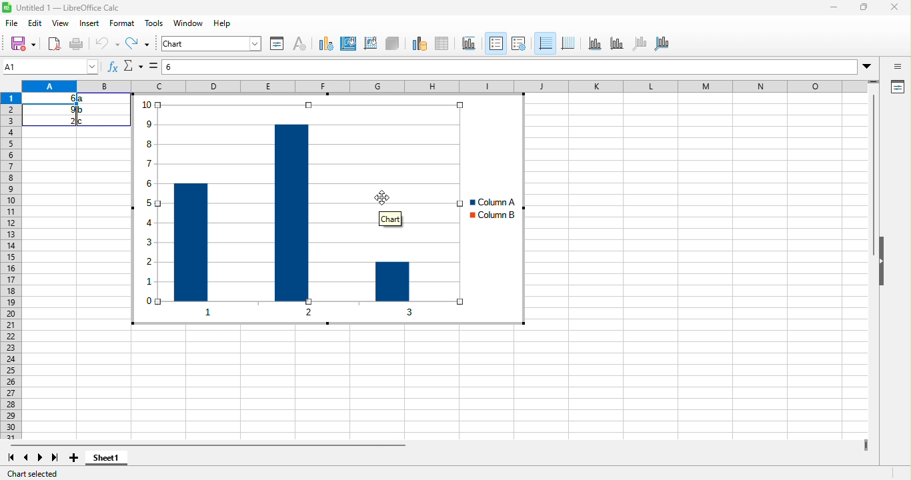 The image size is (911, 480). Describe the element at coordinates (77, 44) in the screenshot. I see `print` at that location.